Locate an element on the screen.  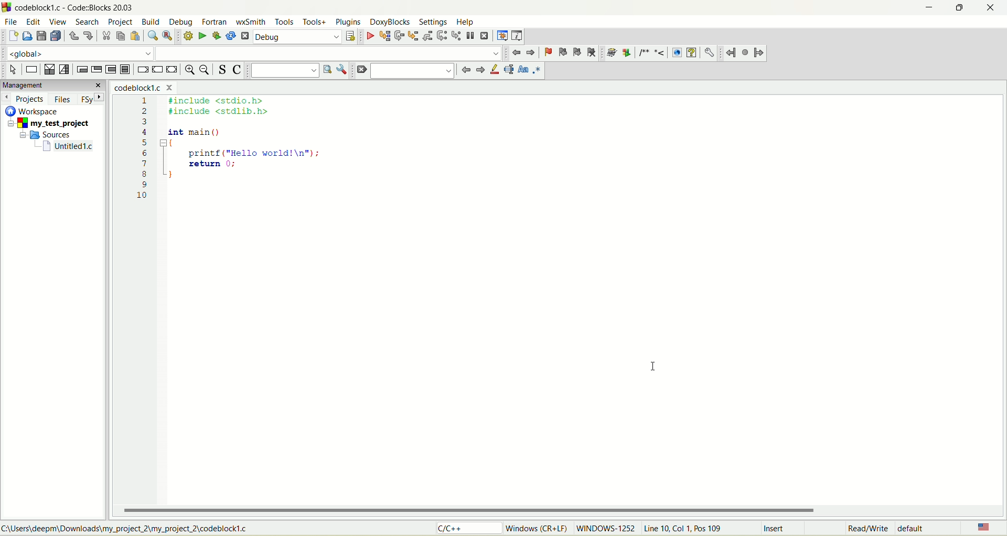
global is located at coordinates (76, 53).